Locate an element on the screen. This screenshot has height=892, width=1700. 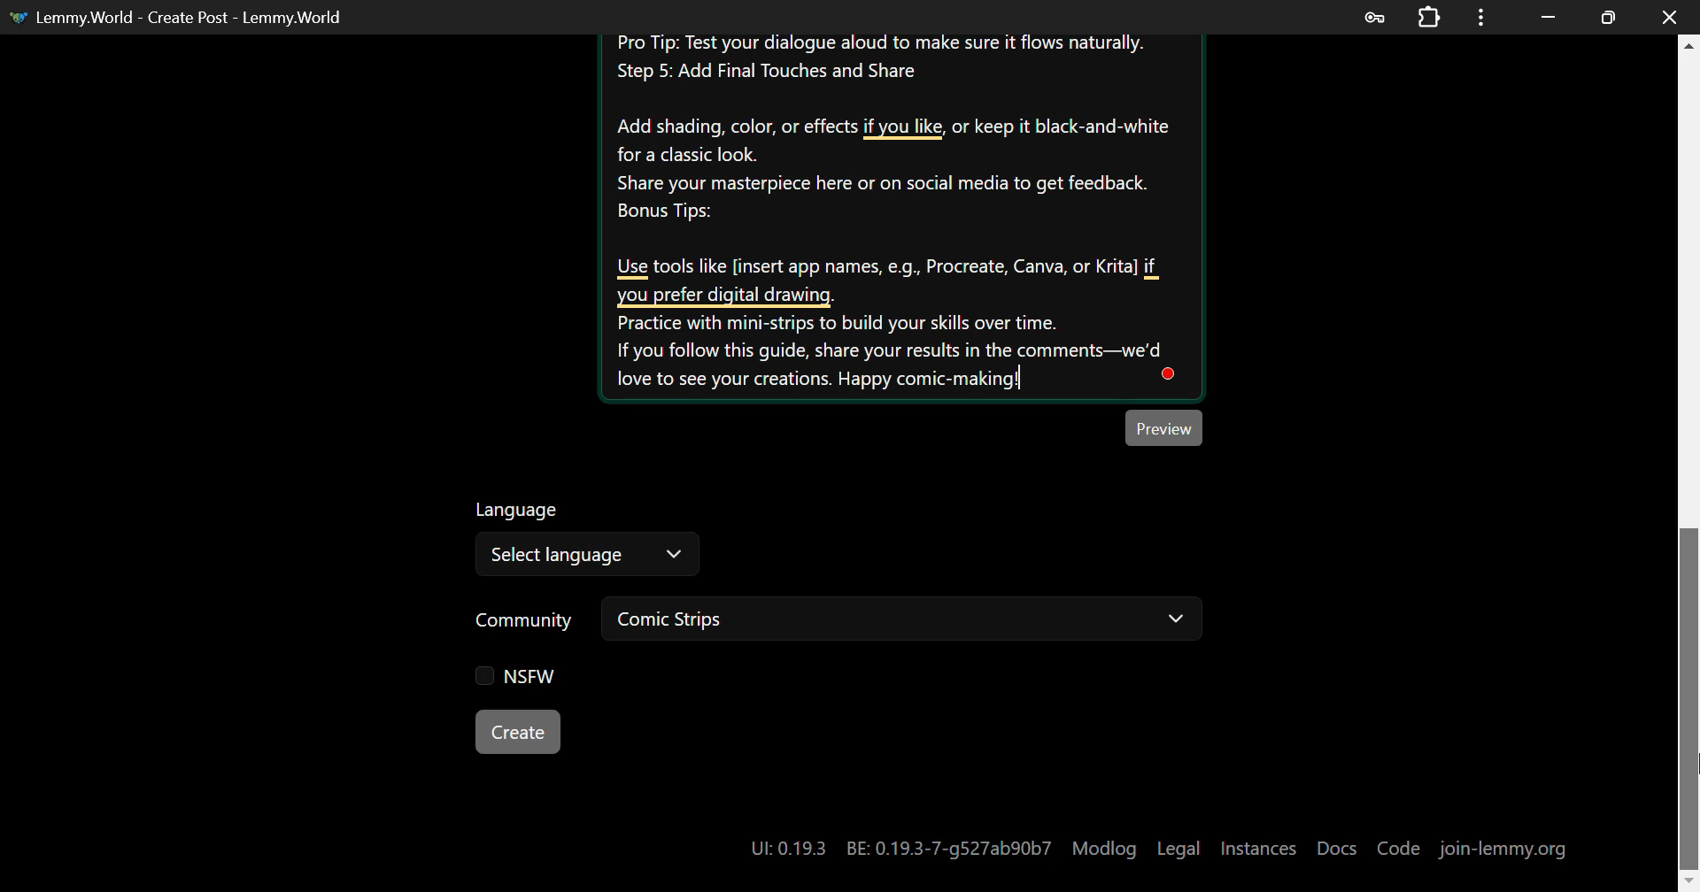
NSFW Checkbox is located at coordinates (520, 676).